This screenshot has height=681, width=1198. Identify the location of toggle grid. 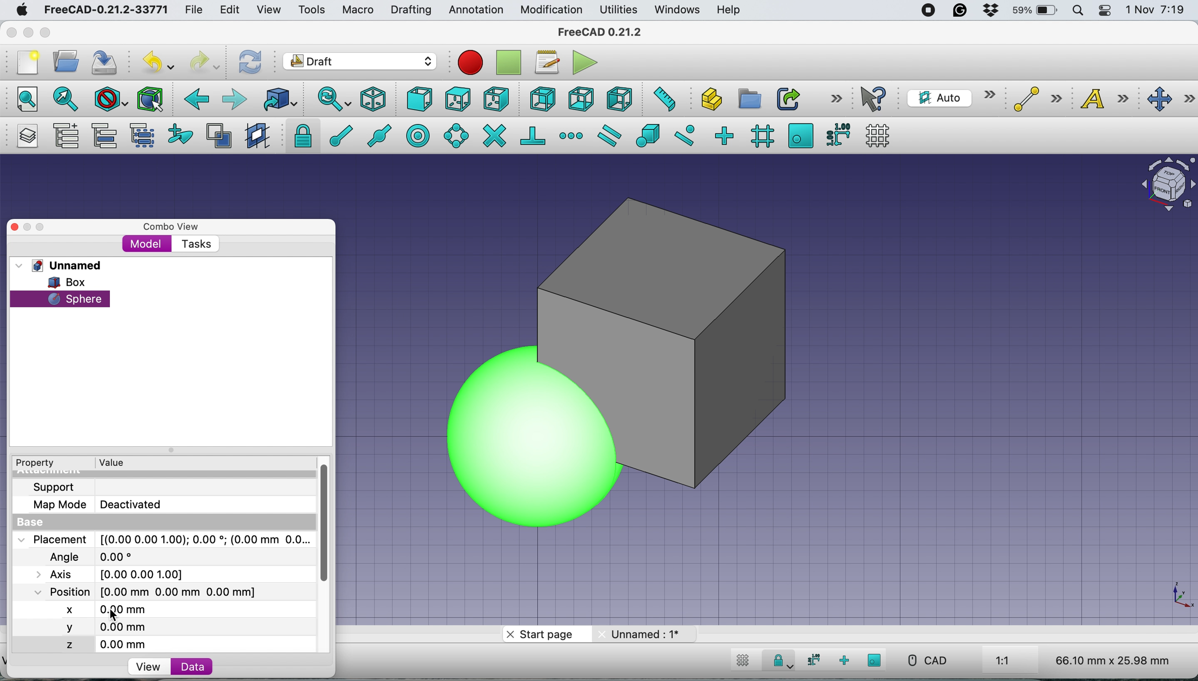
(741, 662).